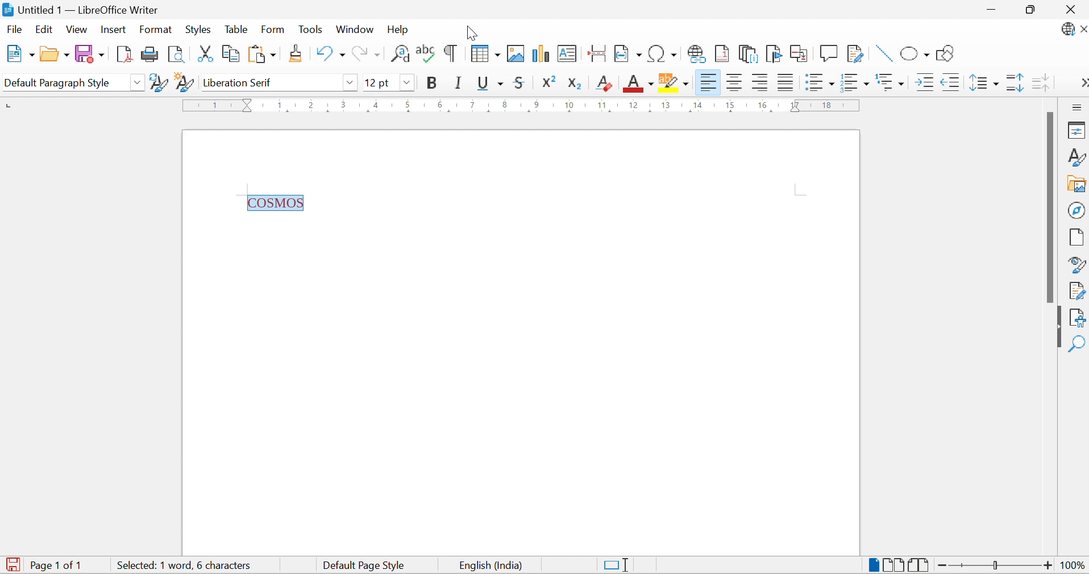 The height and width of the screenshot is (574, 1089). Describe the element at coordinates (149, 54) in the screenshot. I see `Print` at that location.